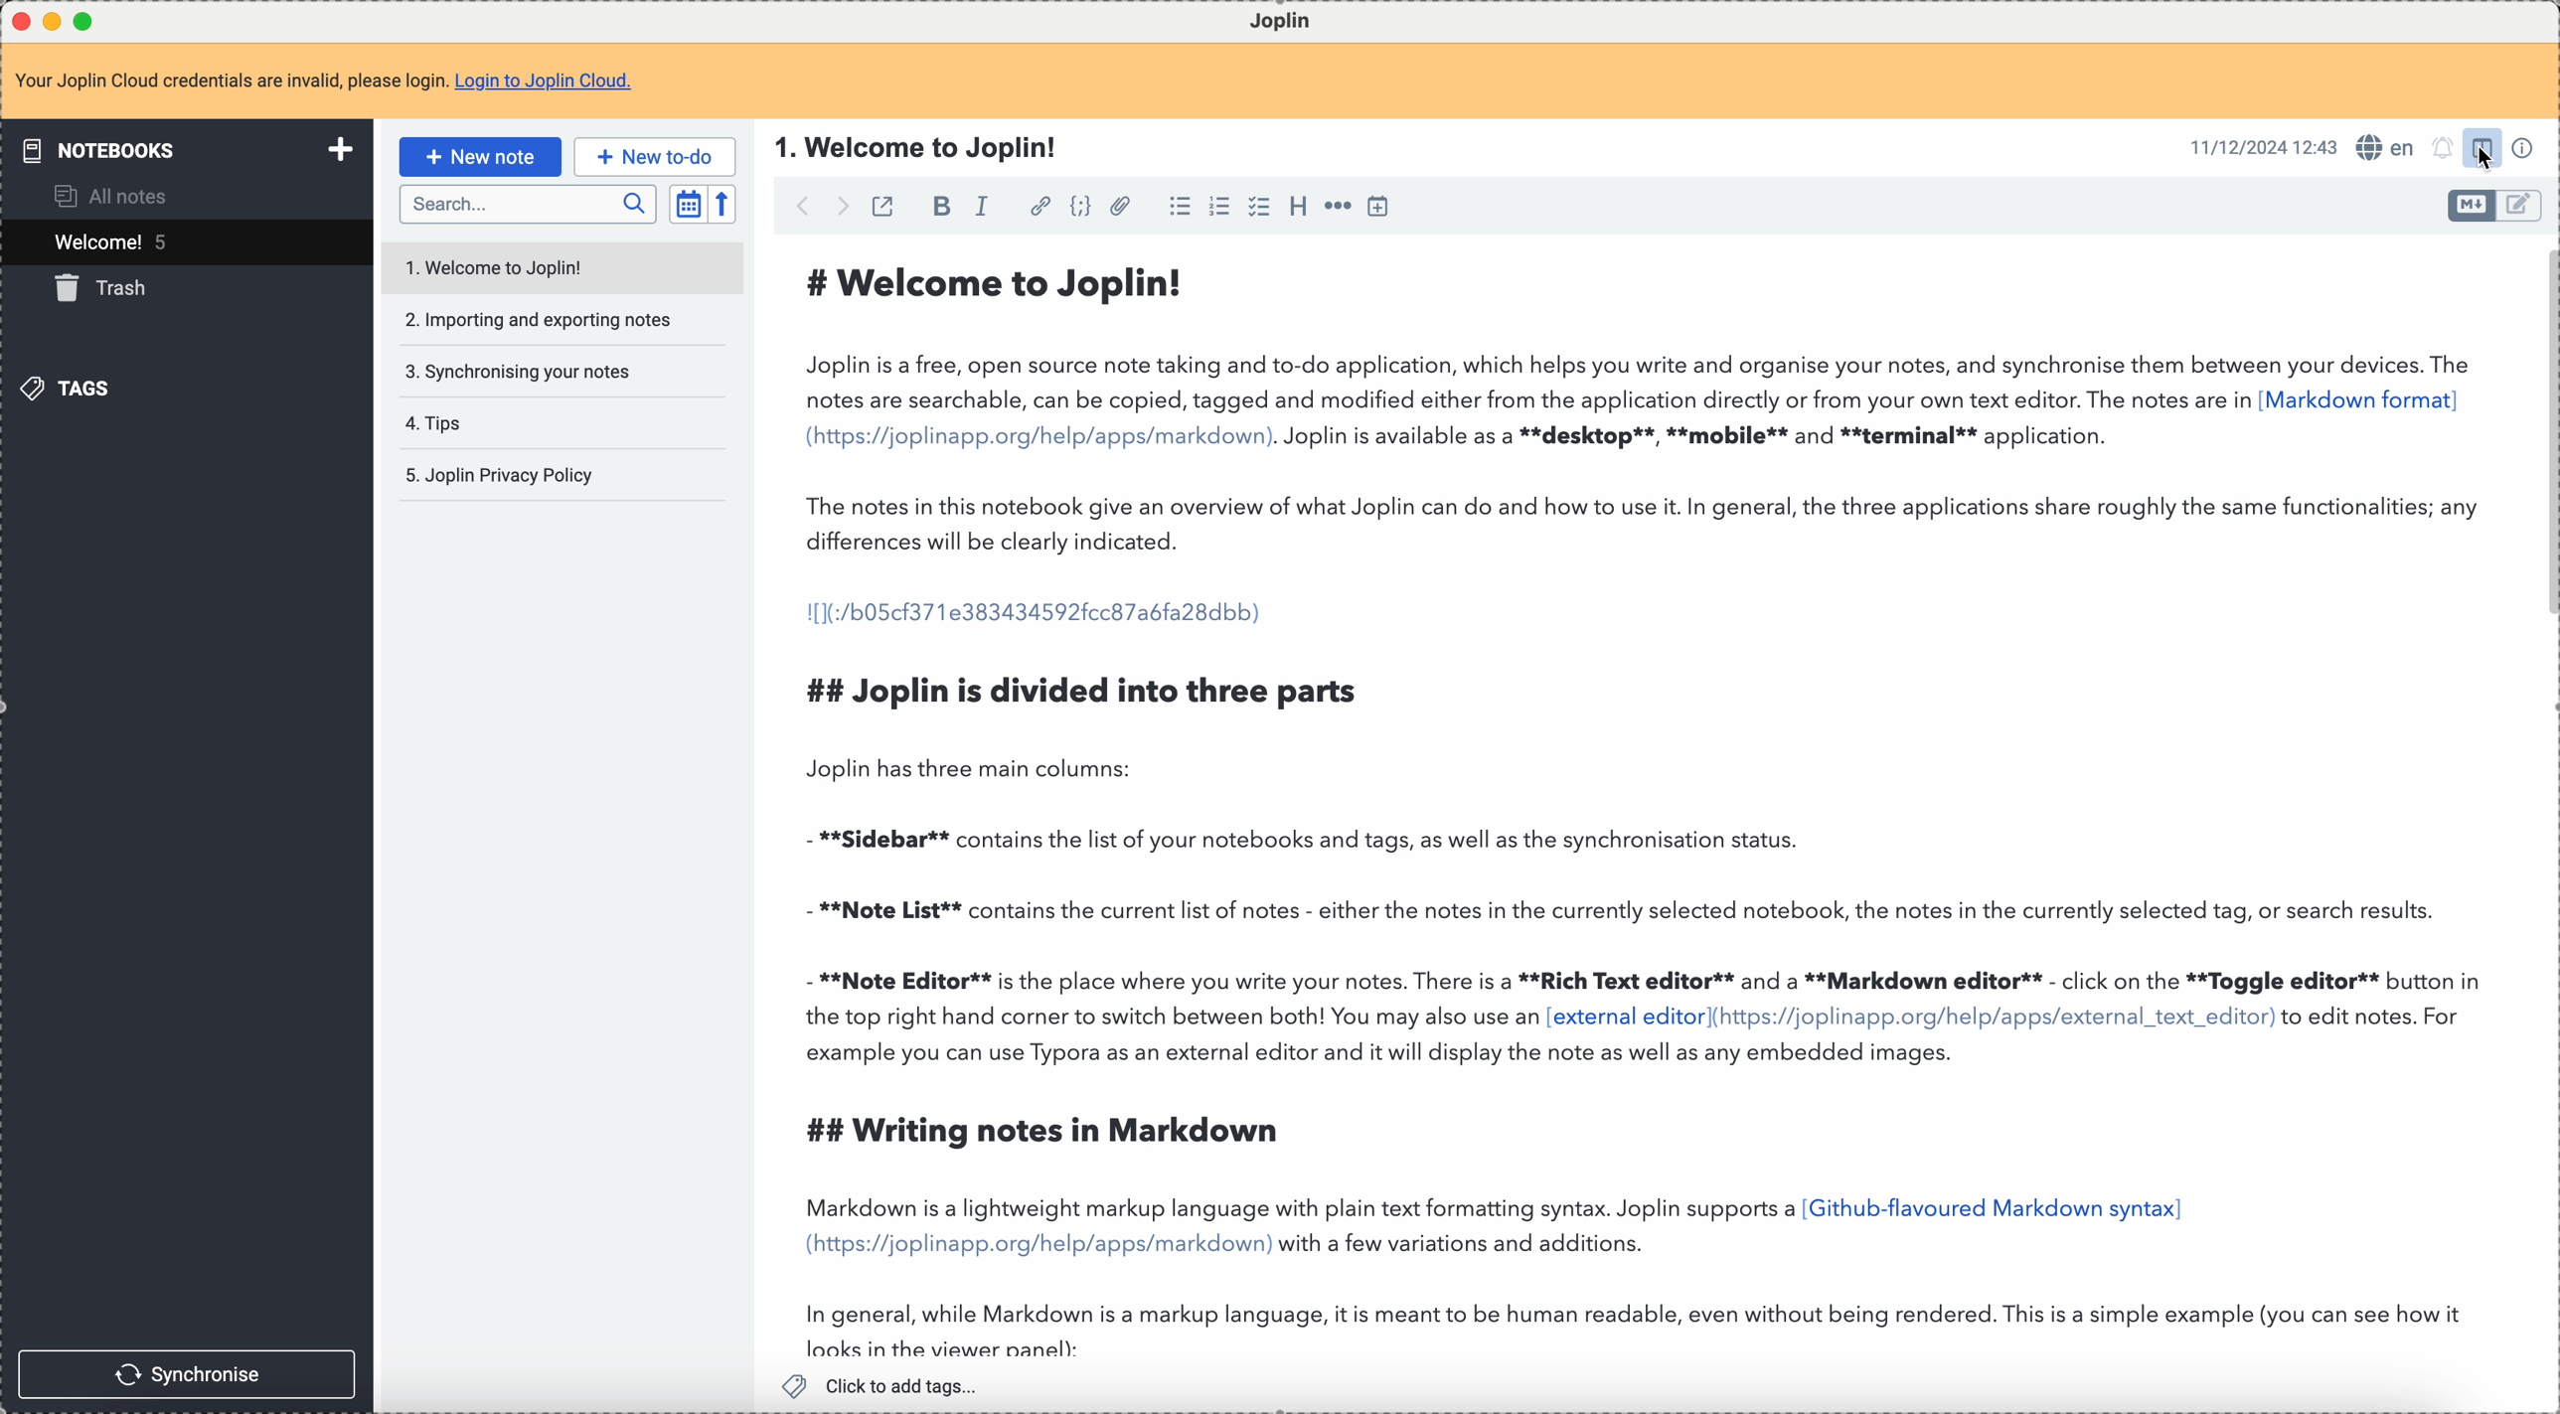 This screenshot has width=2560, height=1414. I want to click on insert time, so click(1377, 206).